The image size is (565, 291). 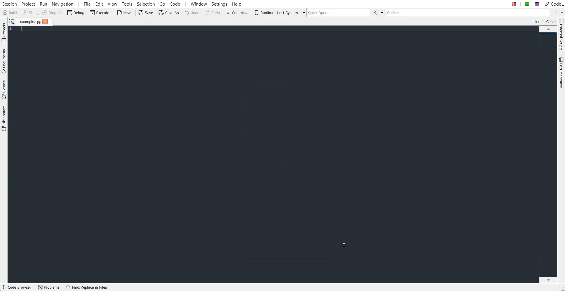 What do you see at coordinates (45, 22) in the screenshot?
I see `close` at bounding box center [45, 22].